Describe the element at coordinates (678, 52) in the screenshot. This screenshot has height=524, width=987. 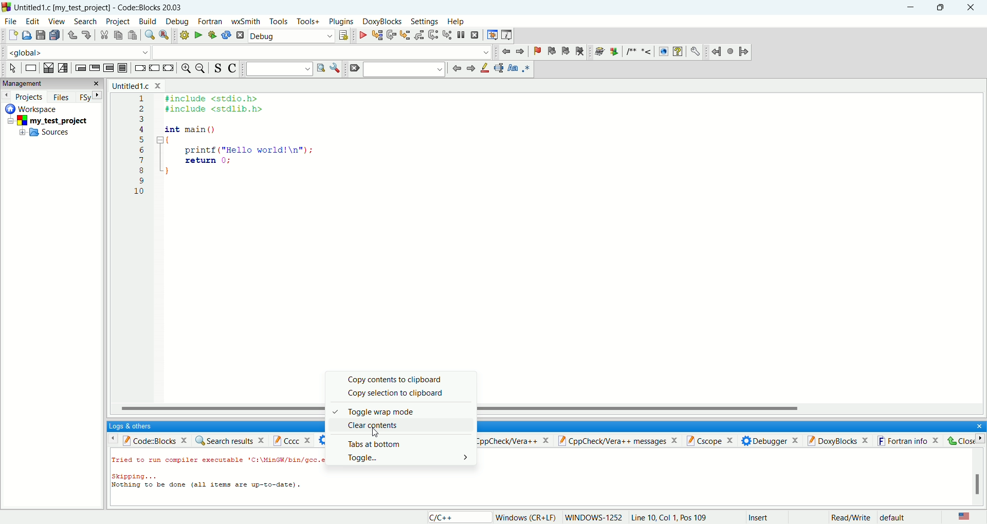
I see `CHM` at that location.